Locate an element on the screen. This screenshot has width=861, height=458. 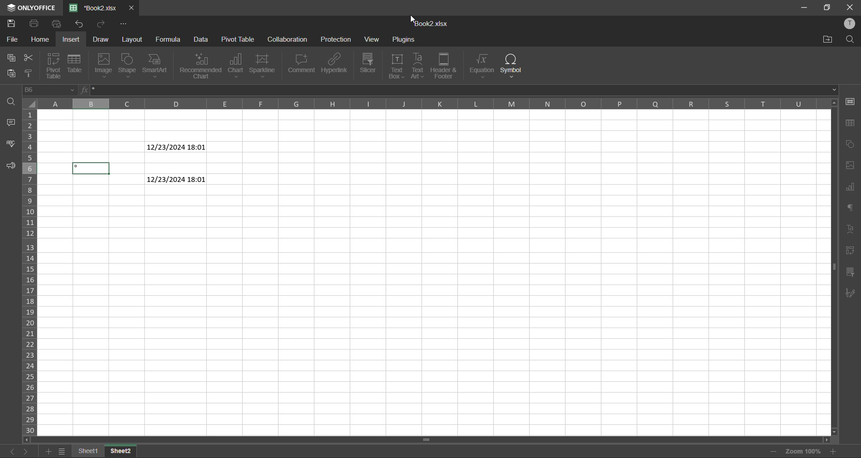
cell settings is located at coordinates (850, 102).